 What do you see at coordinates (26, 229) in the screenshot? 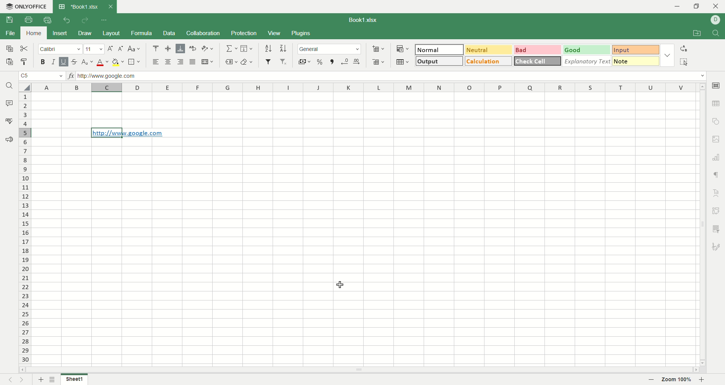
I see `rows` at bounding box center [26, 229].